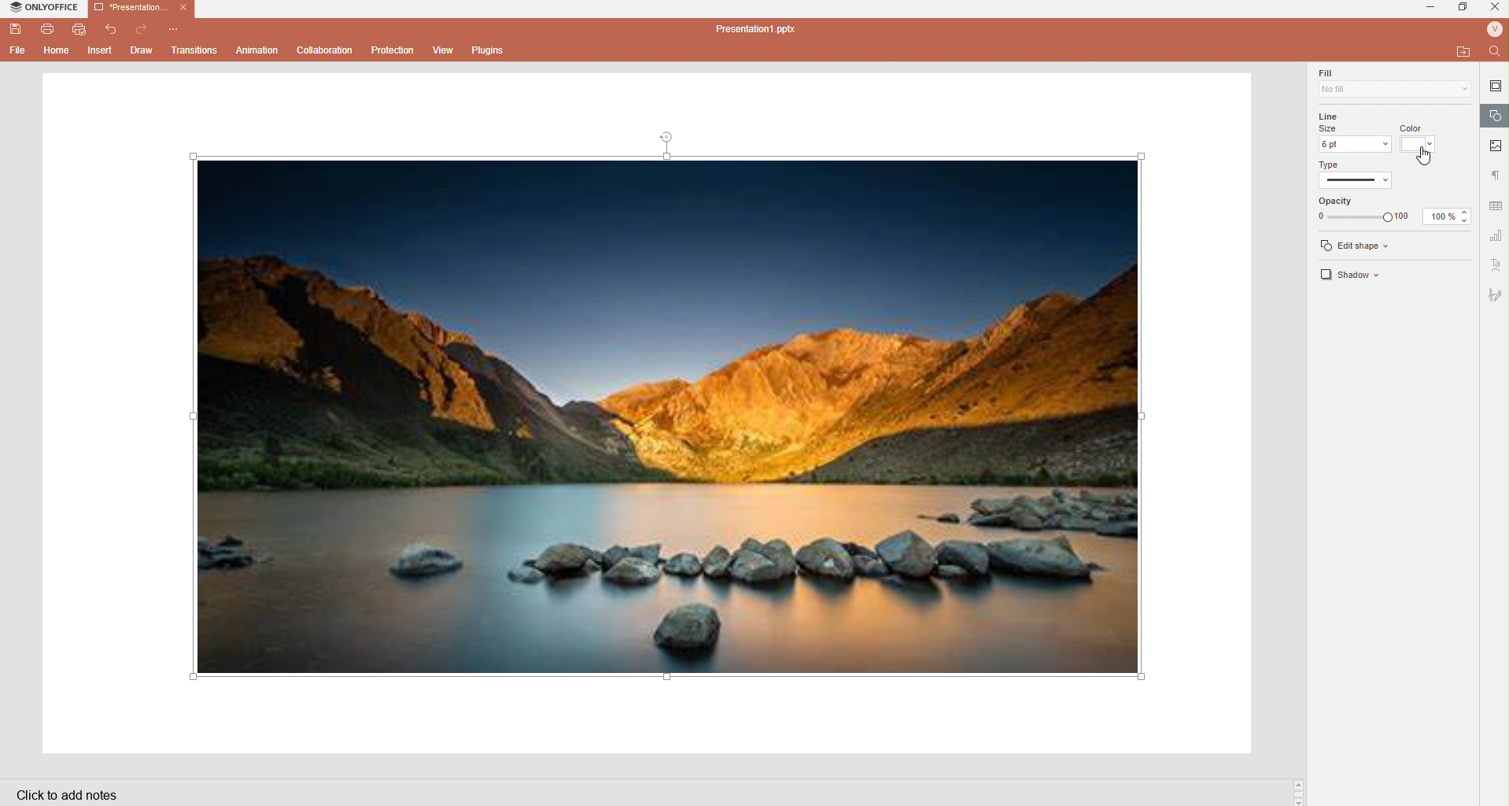  I want to click on edit shape, so click(1363, 246).